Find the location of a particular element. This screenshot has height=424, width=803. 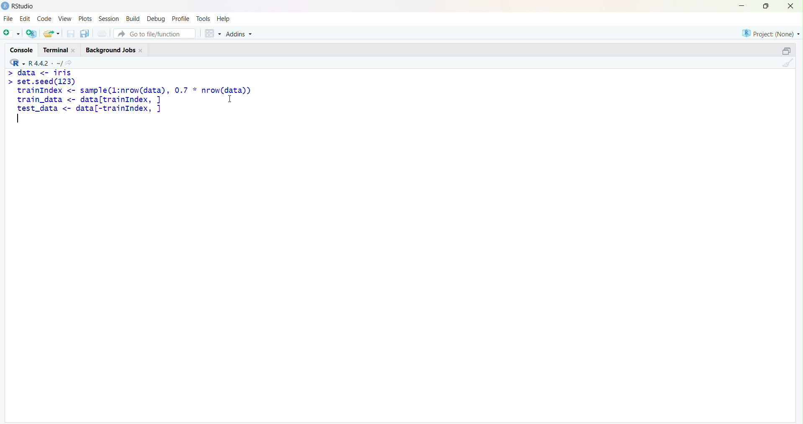

set.seed(ls3)
trainIndex <- sample(l:nrow(data), 0.7 * nrow(data))
train_data <- data[trainIndex, ] I
test_data <- data[-trainIndex, ]

| is located at coordinates (142, 101).